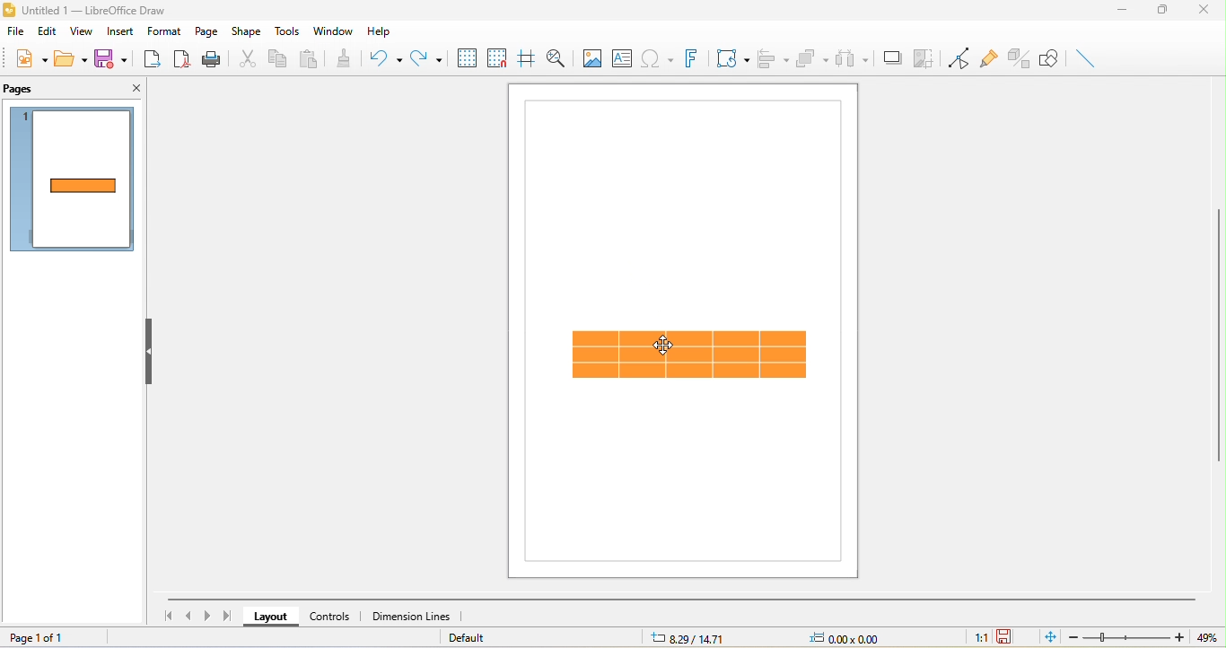 The width and height of the screenshot is (1226, 648). What do you see at coordinates (1020, 57) in the screenshot?
I see `toggle extrusion` at bounding box center [1020, 57].